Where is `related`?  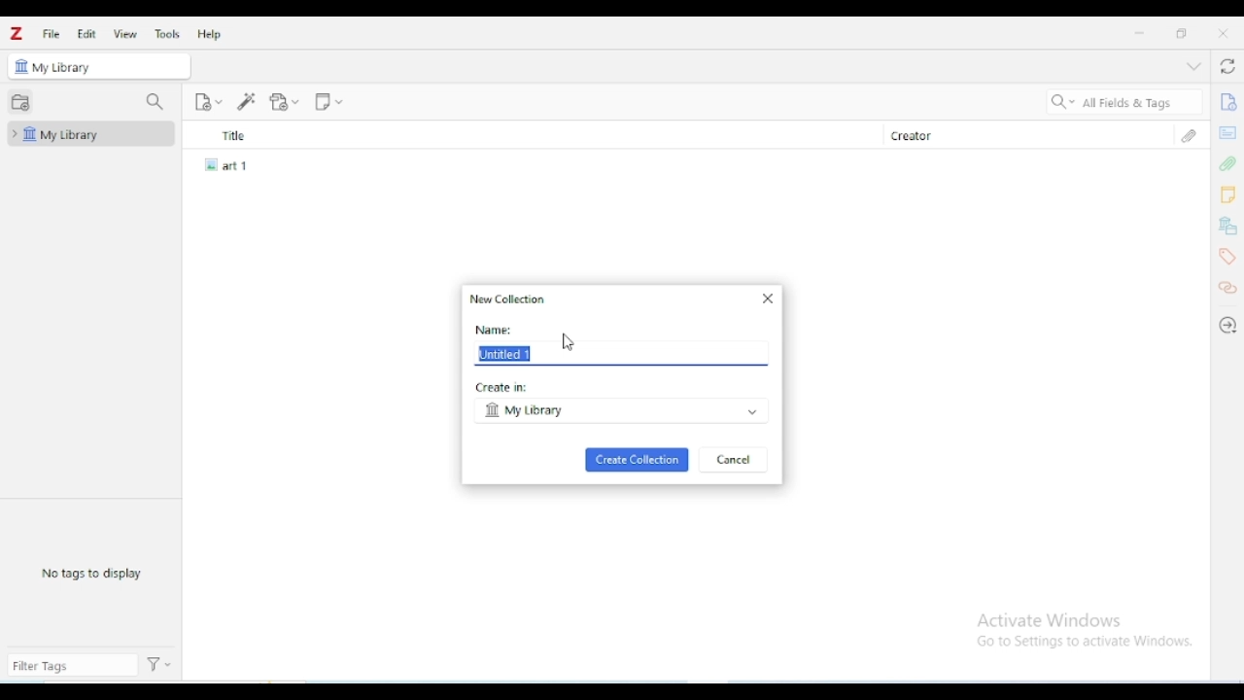 related is located at coordinates (1227, 288).